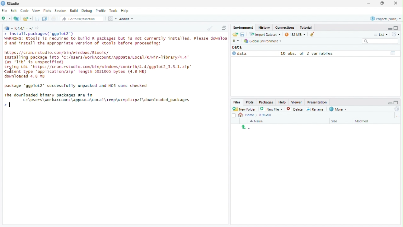 The height and width of the screenshot is (227, 403). Describe the element at coordinates (247, 115) in the screenshot. I see `Home` at that location.